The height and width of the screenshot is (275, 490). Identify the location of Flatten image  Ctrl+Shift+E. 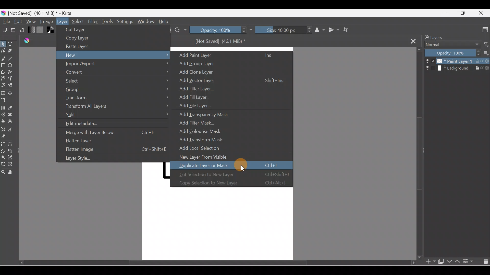
(115, 149).